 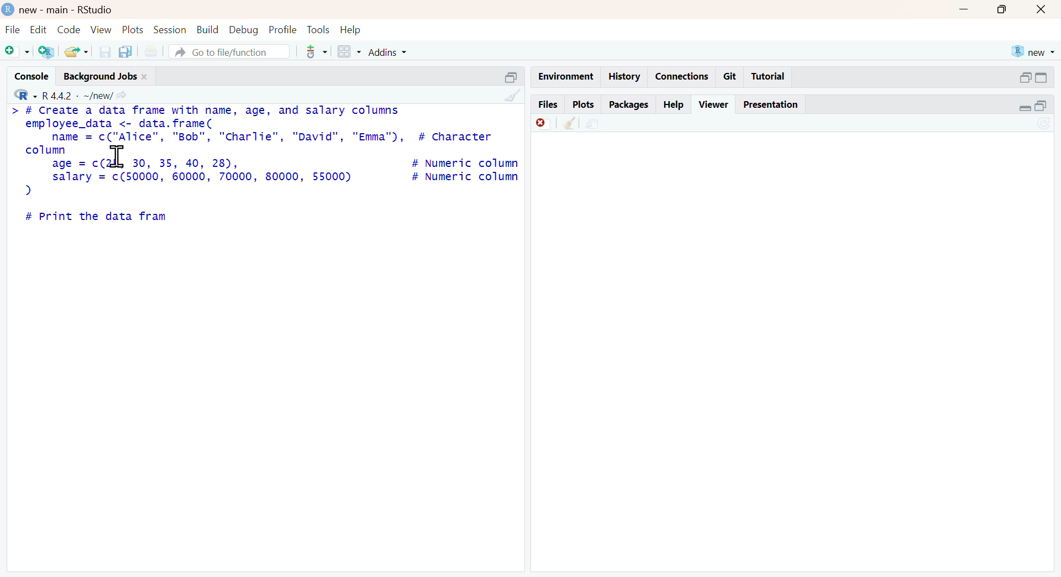 What do you see at coordinates (132, 30) in the screenshot?
I see `Plots` at bounding box center [132, 30].